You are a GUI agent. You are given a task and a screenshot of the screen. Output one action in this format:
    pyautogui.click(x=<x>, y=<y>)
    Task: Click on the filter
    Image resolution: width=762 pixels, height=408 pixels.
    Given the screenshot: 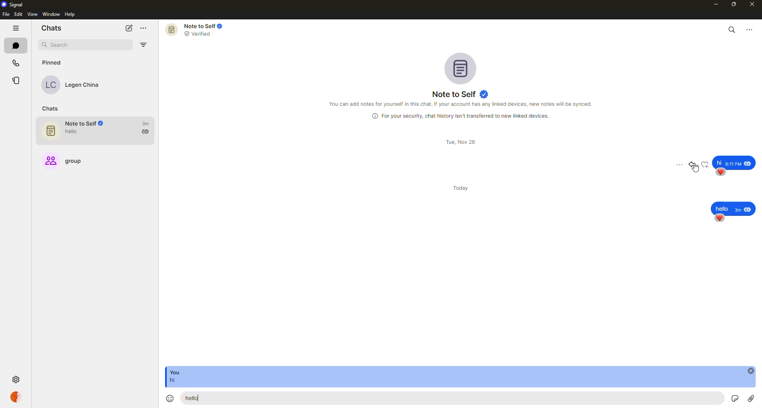 What is the action you would take?
    pyautogui.click(x=144, y=46)
    